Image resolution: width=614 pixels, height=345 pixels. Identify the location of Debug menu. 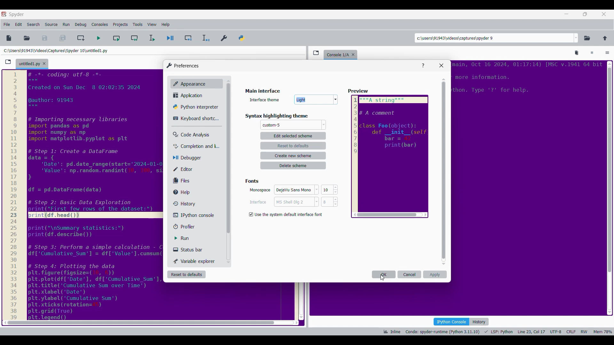
(81, 25).